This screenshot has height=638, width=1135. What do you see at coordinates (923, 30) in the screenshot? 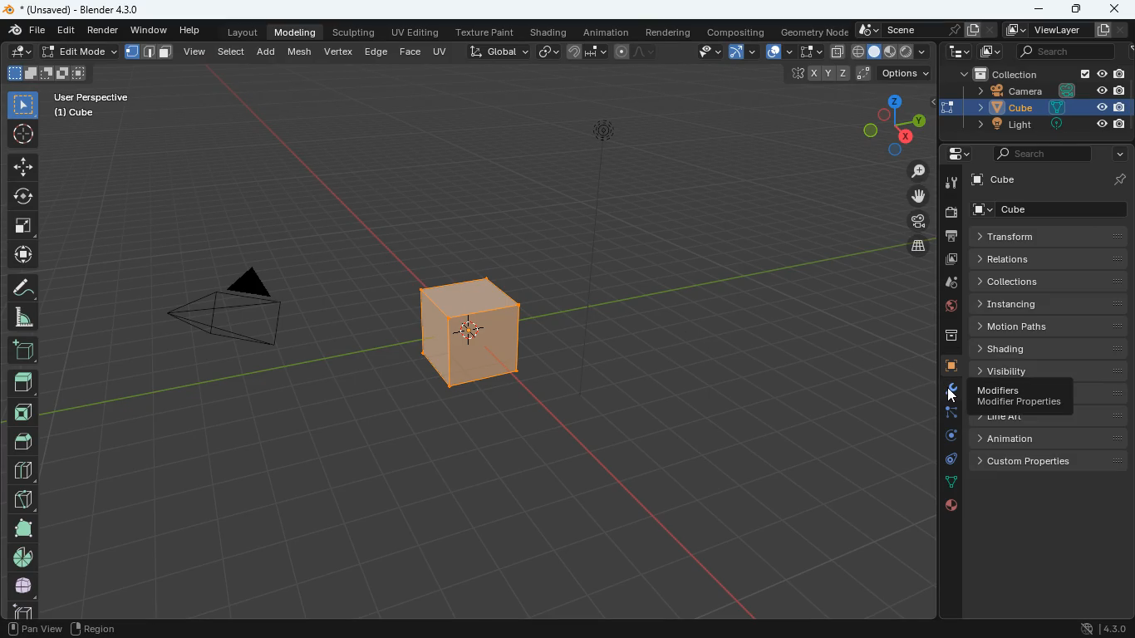
I see `scene` at bounding box center [923, 30].